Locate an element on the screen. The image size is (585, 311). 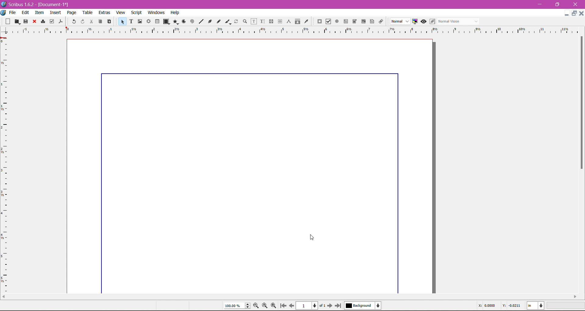
Zoom out by the stepping value in Tools preferences is located at coordinates (256, 306).